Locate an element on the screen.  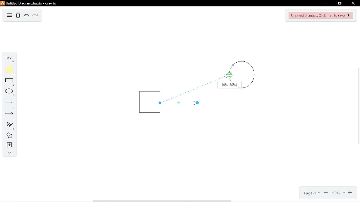
Note is located at coordinates (8, 70).